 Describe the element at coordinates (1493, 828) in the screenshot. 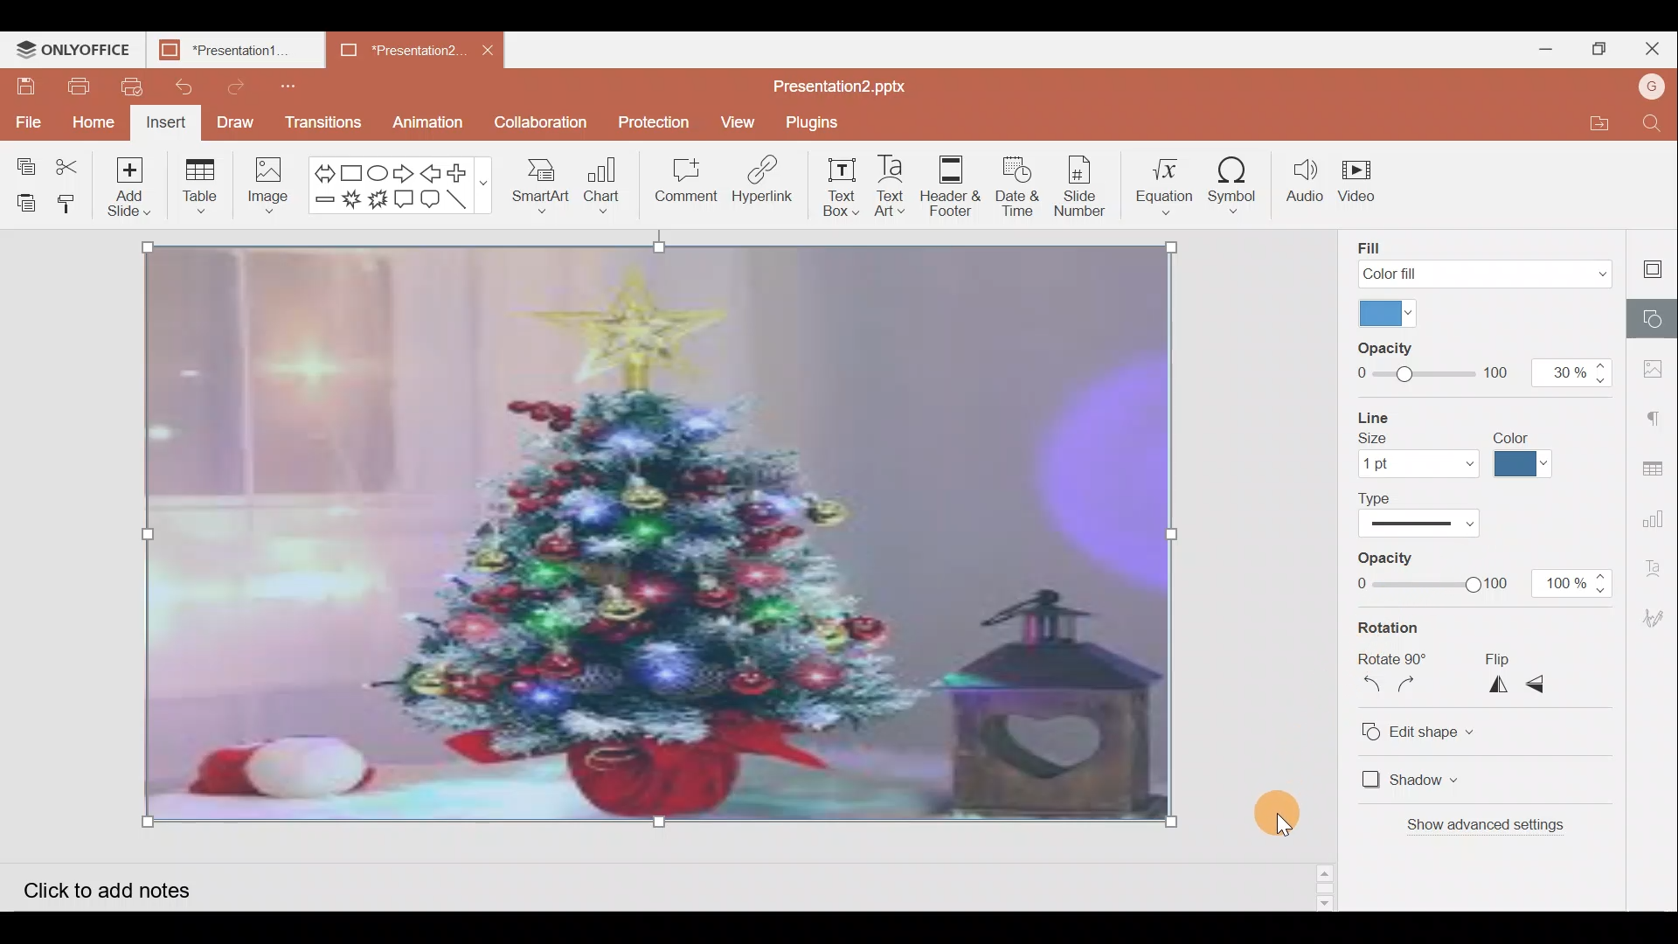

I see `Show advanced settings` at that location.